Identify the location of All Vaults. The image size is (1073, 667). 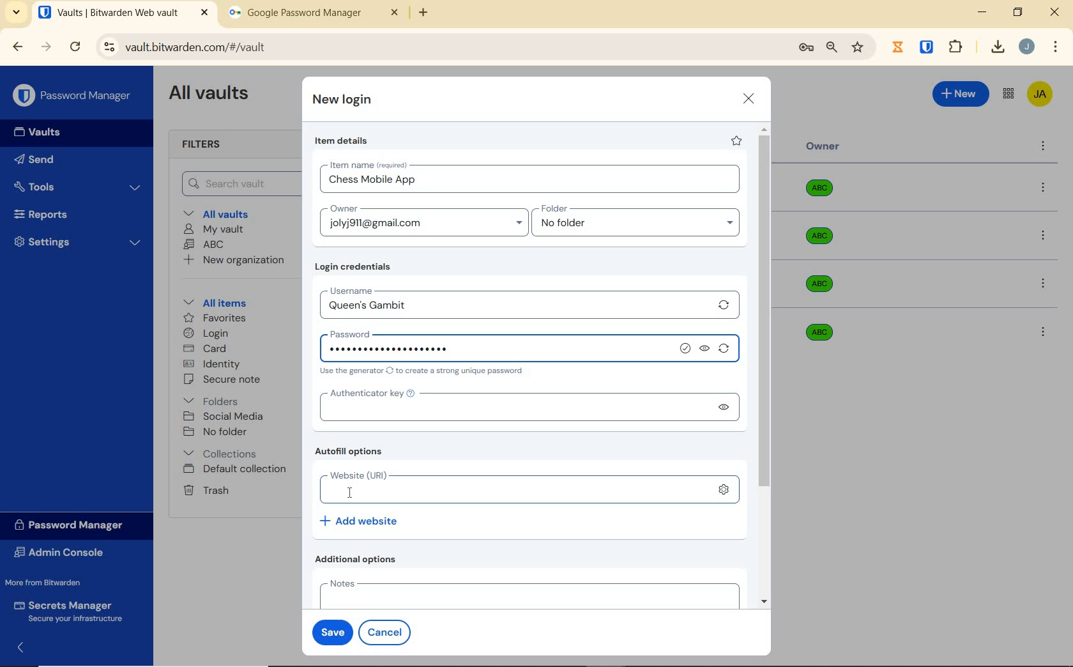
(212, 95).